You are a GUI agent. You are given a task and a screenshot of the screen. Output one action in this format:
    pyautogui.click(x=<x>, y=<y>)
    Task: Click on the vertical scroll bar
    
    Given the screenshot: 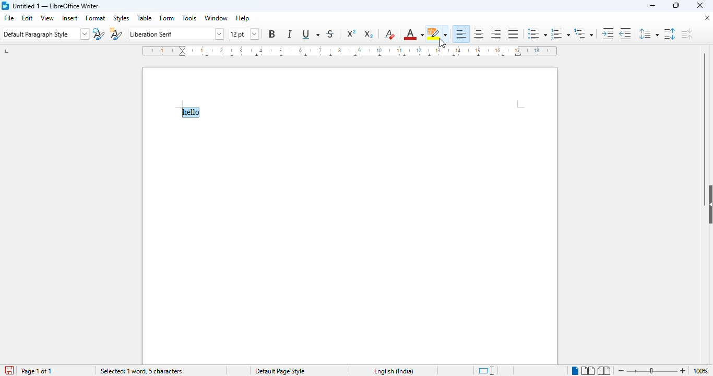 What is the action you would take?
    pyautogui.click(x=707, y=112)
    